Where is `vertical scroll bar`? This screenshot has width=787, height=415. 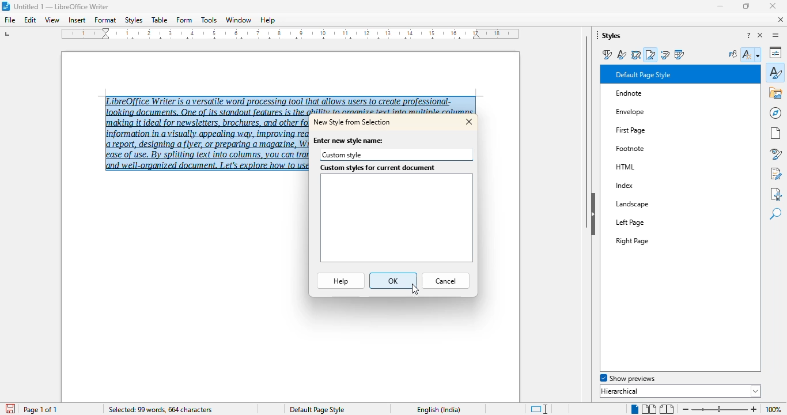 vertical scroll bar is located at coordinates (587, 131).